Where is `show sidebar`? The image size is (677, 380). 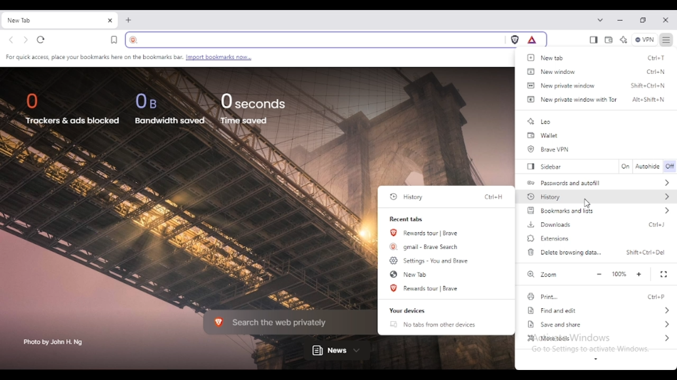 show sidebar is located at coordinates (593, 40).